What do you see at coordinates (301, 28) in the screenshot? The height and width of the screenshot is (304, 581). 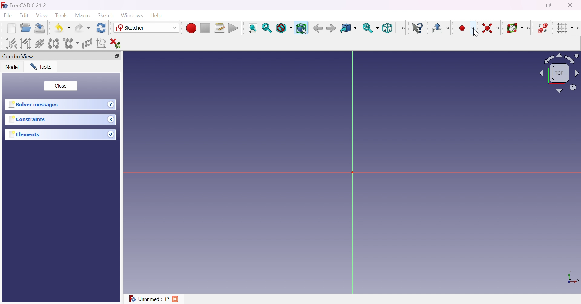 I see `Bounding box` at bounding box center [301, 28].